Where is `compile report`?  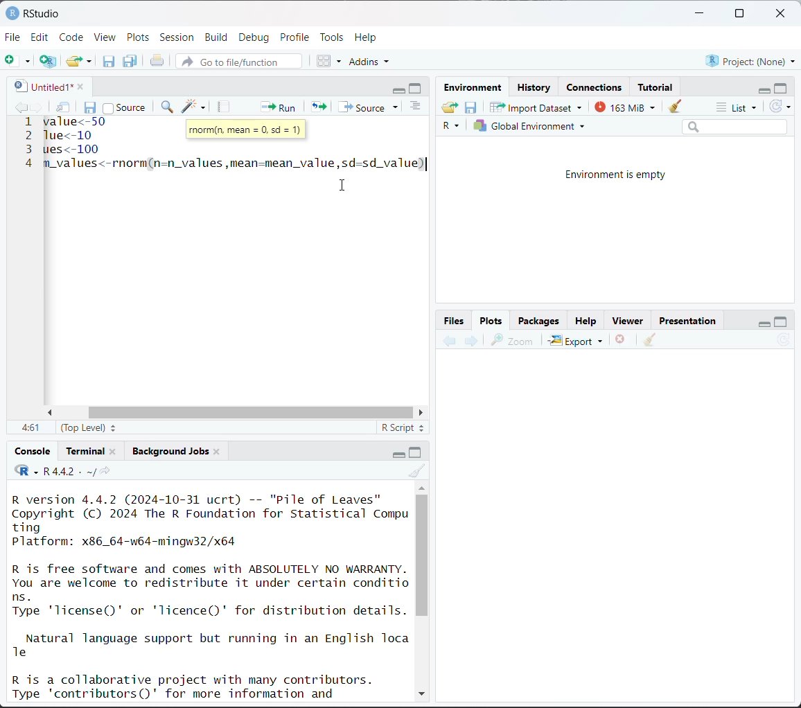 compile report is located at coordinates (225, 107).